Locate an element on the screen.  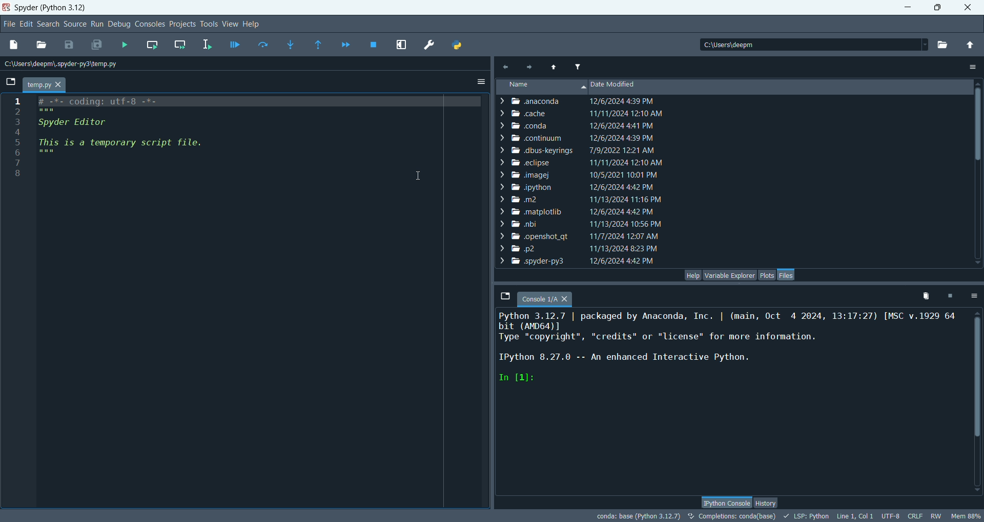
help is located at coordinates (693, 274).